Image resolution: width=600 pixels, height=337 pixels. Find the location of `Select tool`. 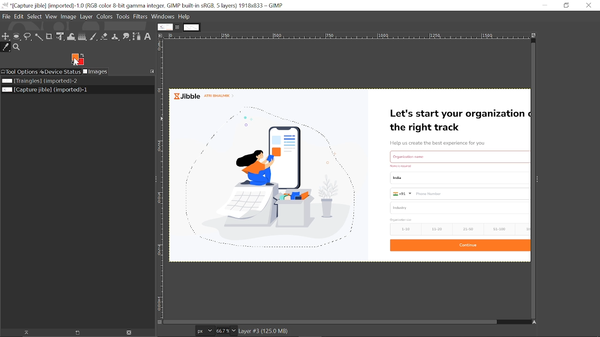

Select tool is located at coordinates (28, 36).